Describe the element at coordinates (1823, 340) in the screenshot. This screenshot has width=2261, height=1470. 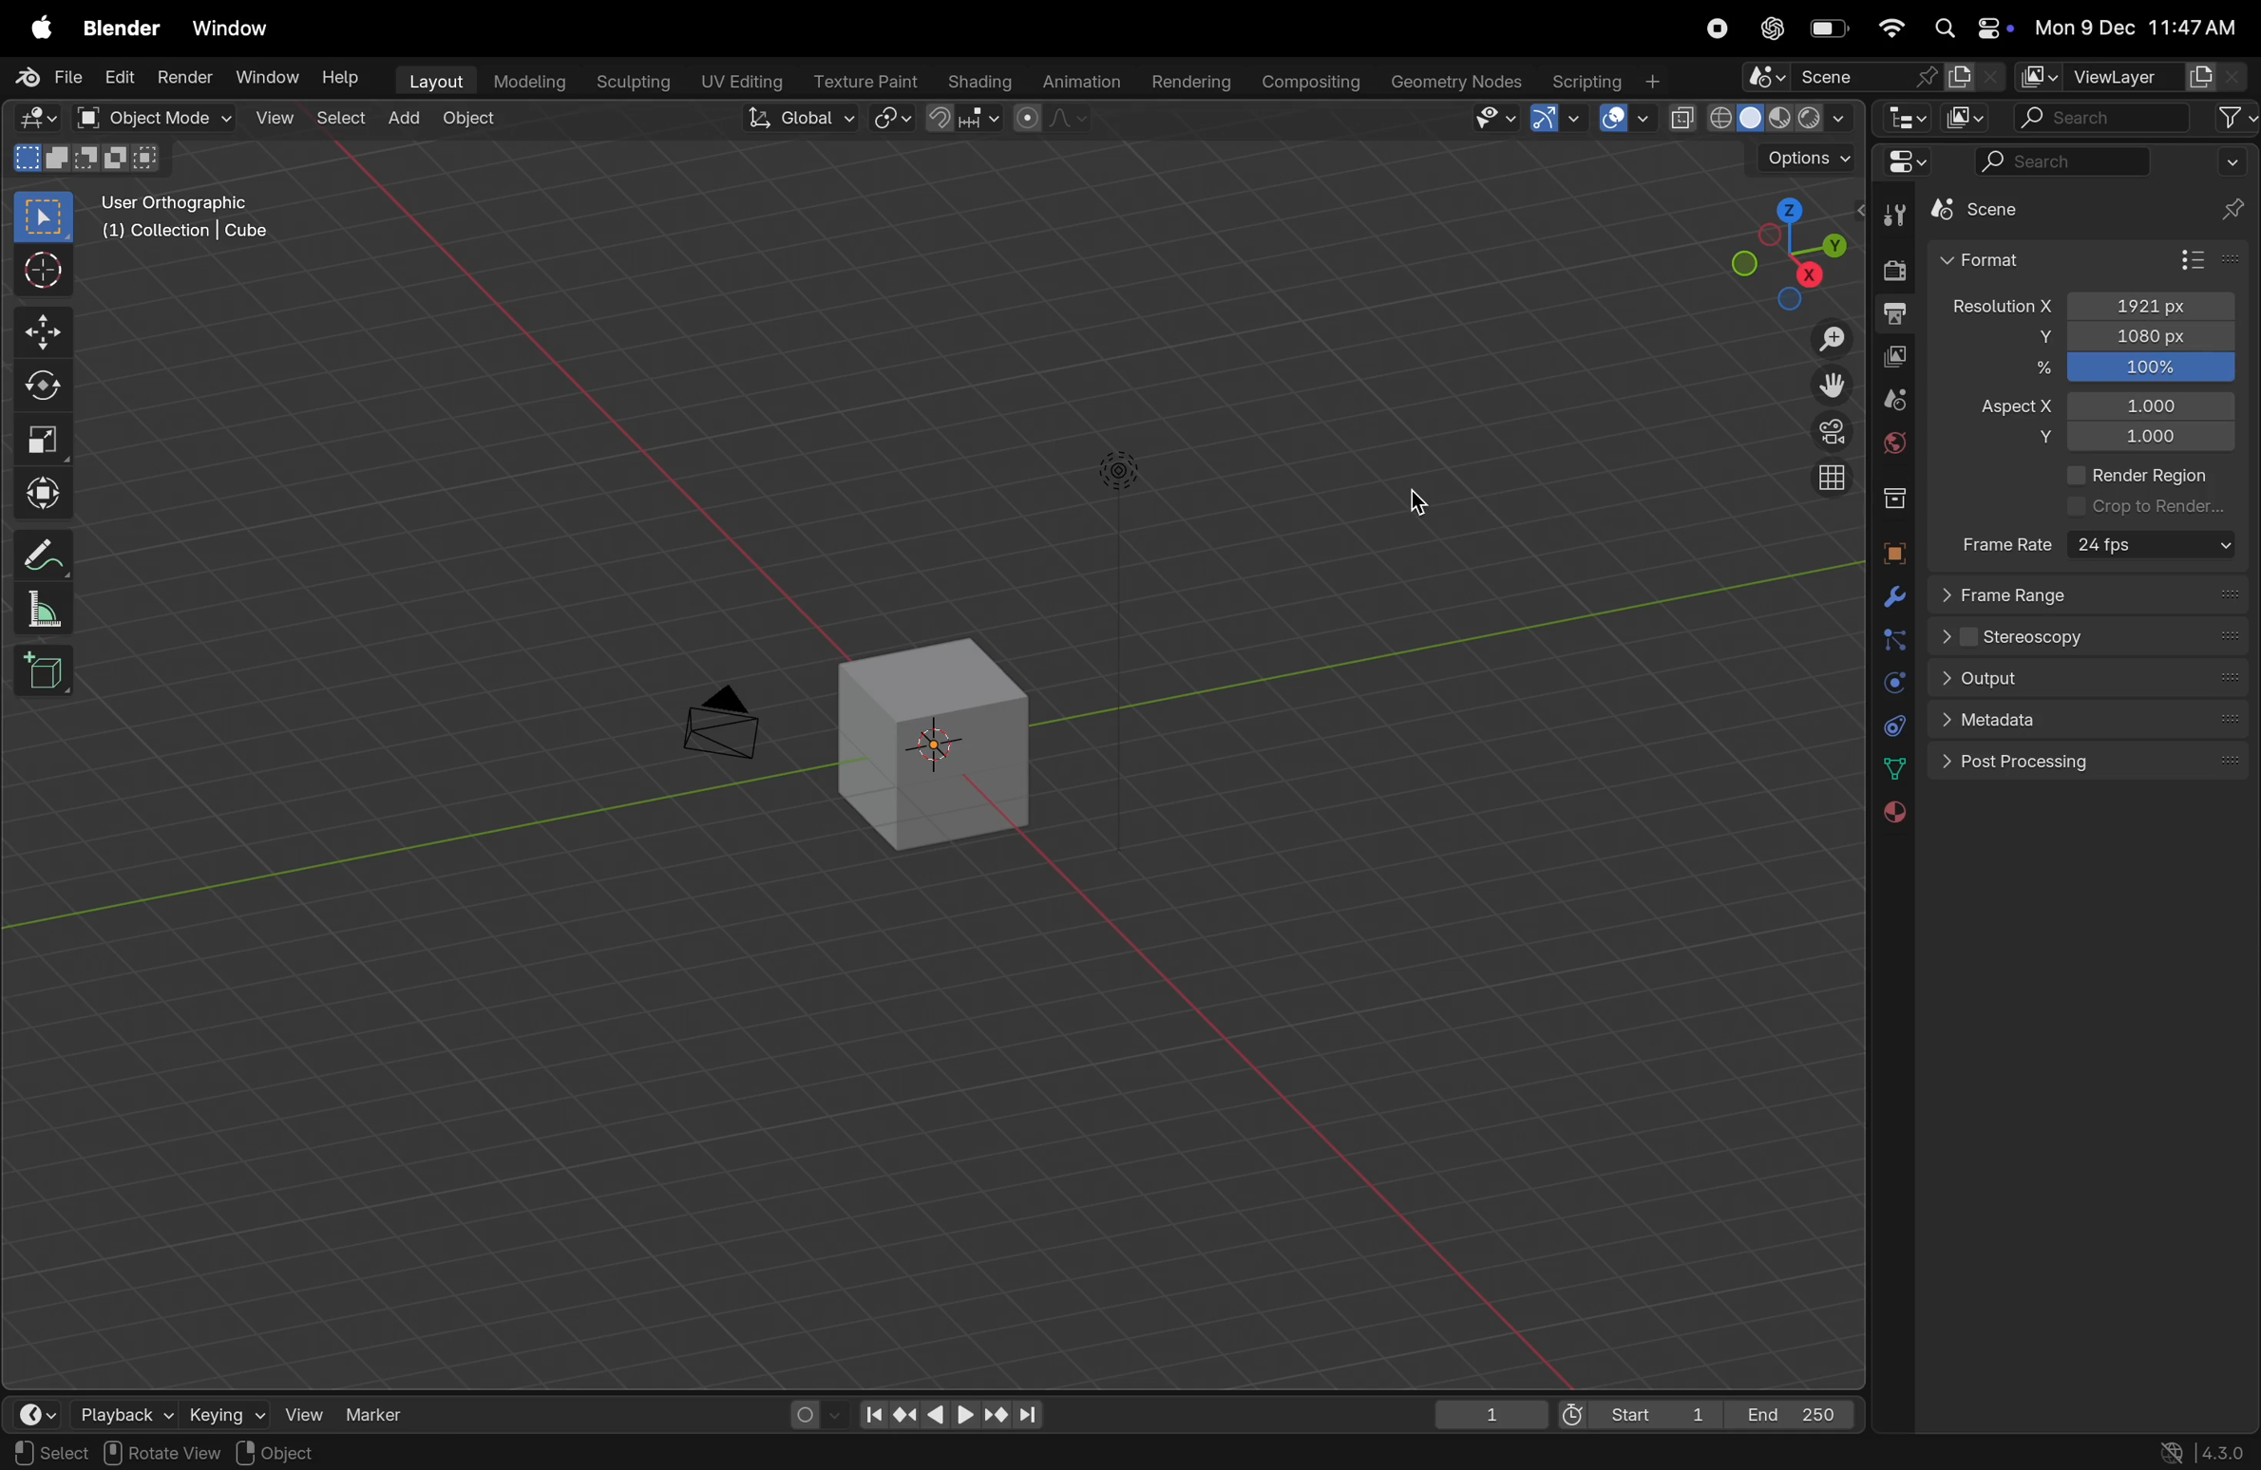
I see `zoom in out` at that location.